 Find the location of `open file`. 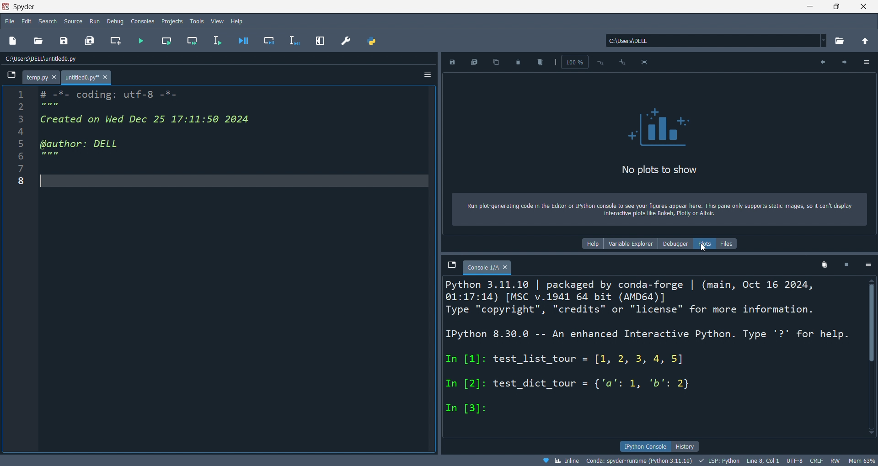

open file is located at coordinates (40, 41).